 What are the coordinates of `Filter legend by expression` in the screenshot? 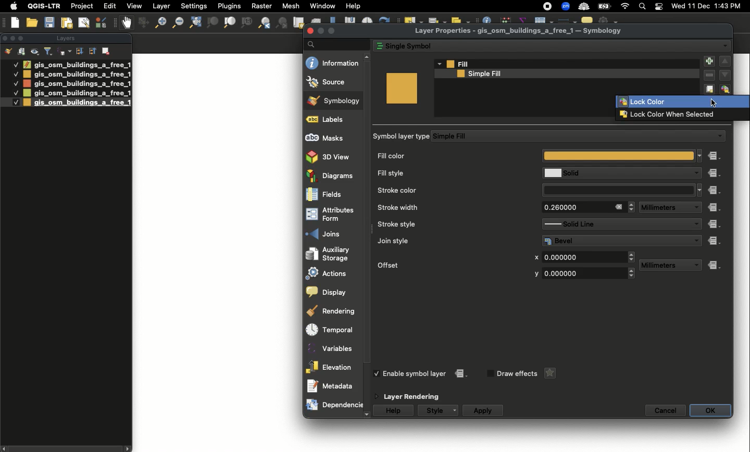 It's located at (65, 52).